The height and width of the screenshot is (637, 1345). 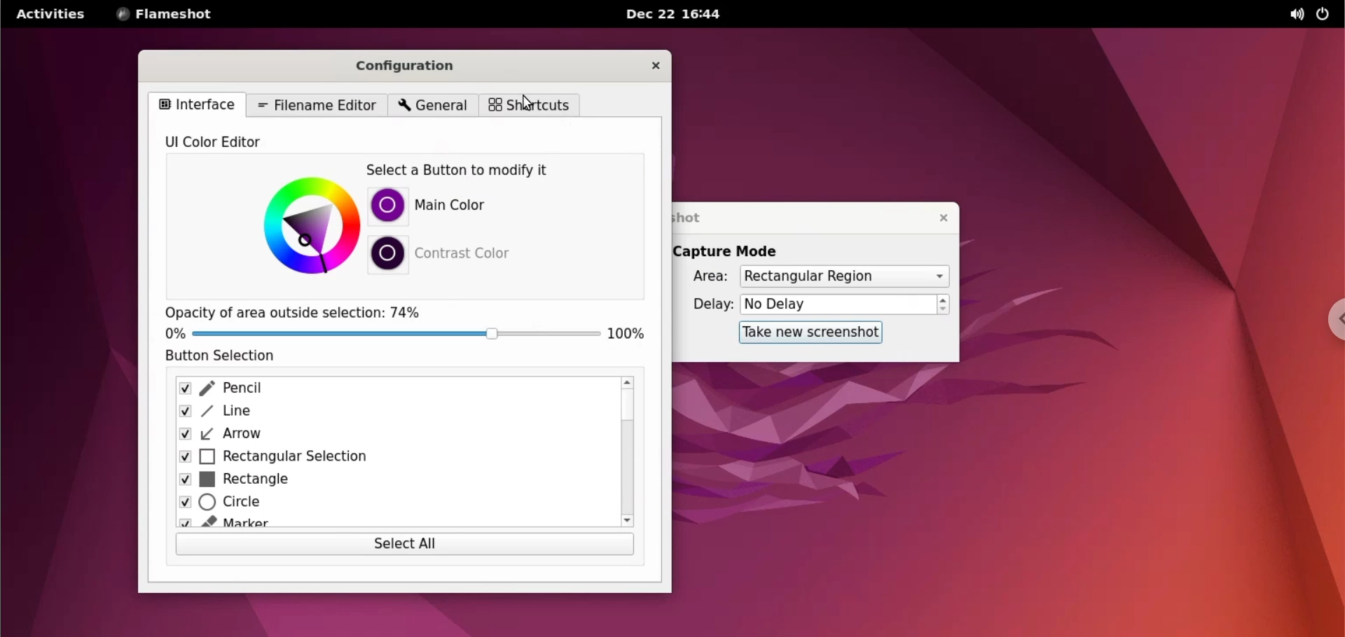 What do you see at coordinates (304, 313) in the screenshot?
I see `opacity of area outside selection: 74%` at bounding box center [304, 313].